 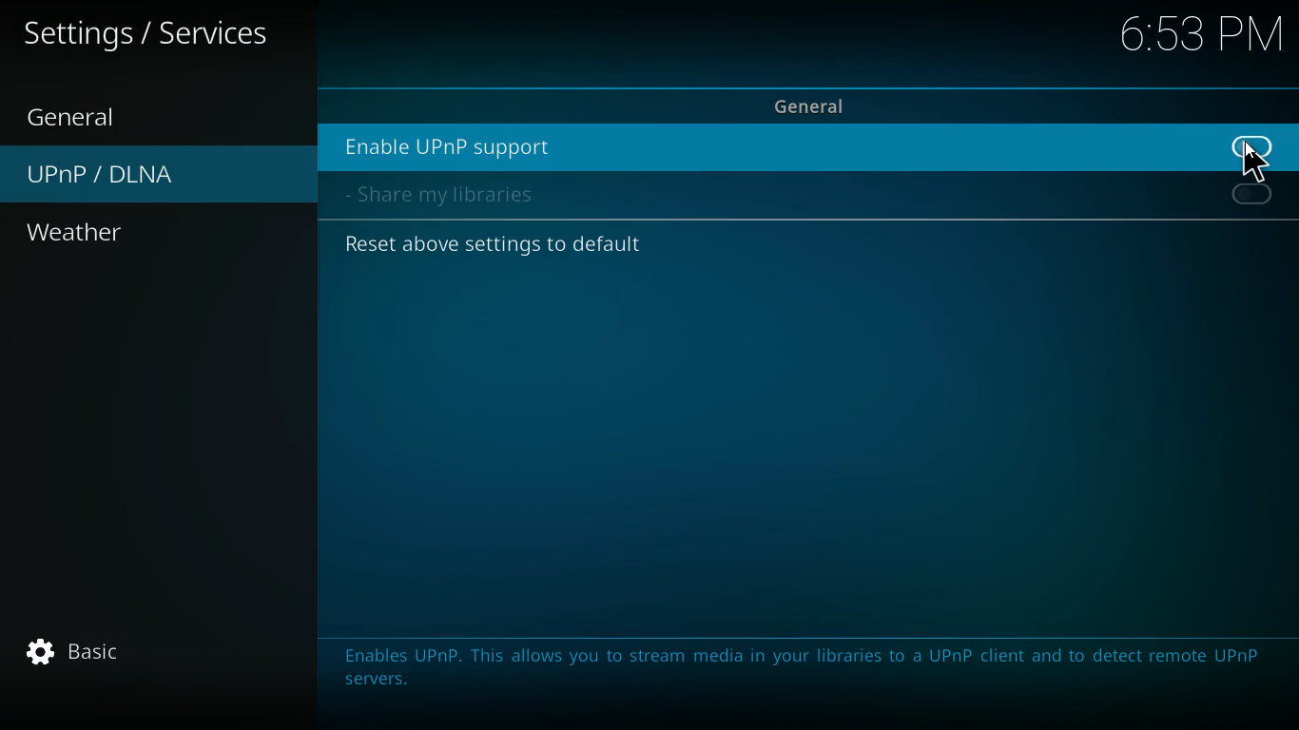 I want to click on settings / services, so click(x=160, y=33).